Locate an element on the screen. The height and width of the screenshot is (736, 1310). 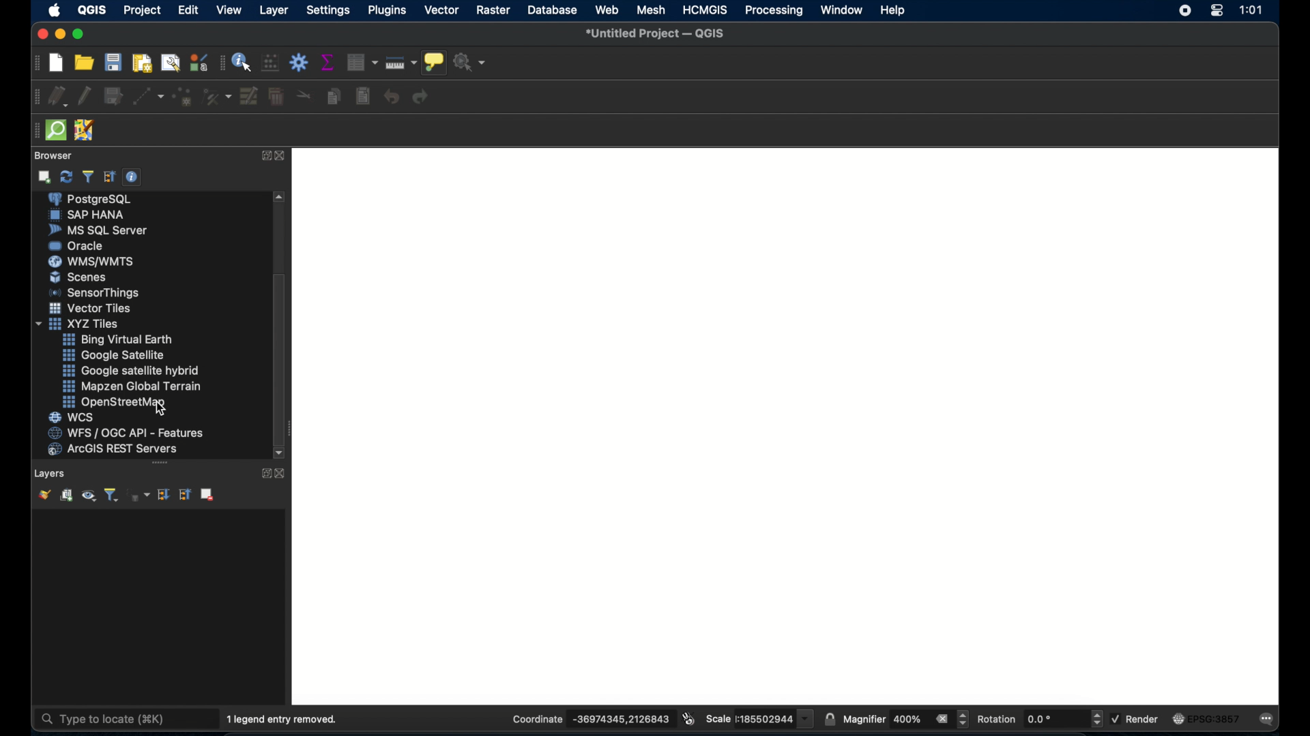
show layout manager is located at coordinates (169, 63).